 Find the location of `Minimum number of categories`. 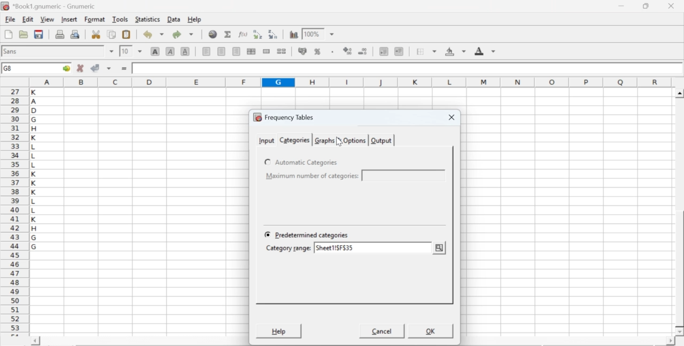

Minimum number of categories is located at coordinates (321, 176).